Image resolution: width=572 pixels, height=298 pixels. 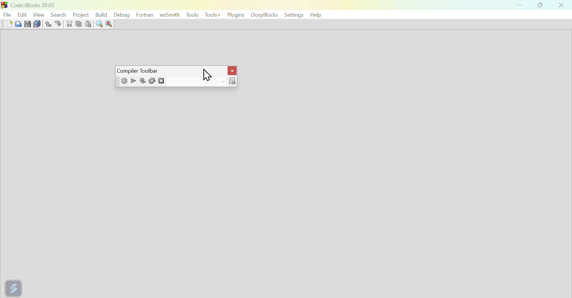 What do you see at coordinates (28, 23) in the screenshot?
I see `` at bounding box center [28, 23].